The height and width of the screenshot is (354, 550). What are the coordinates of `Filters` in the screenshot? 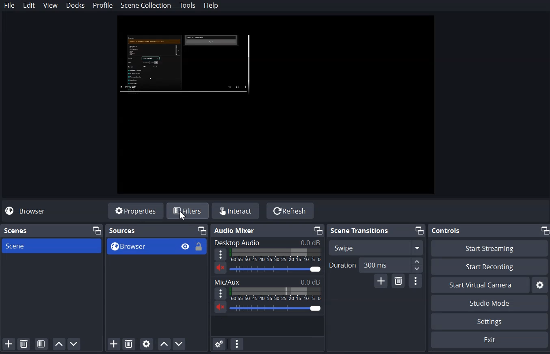 It's located at (187, 211).